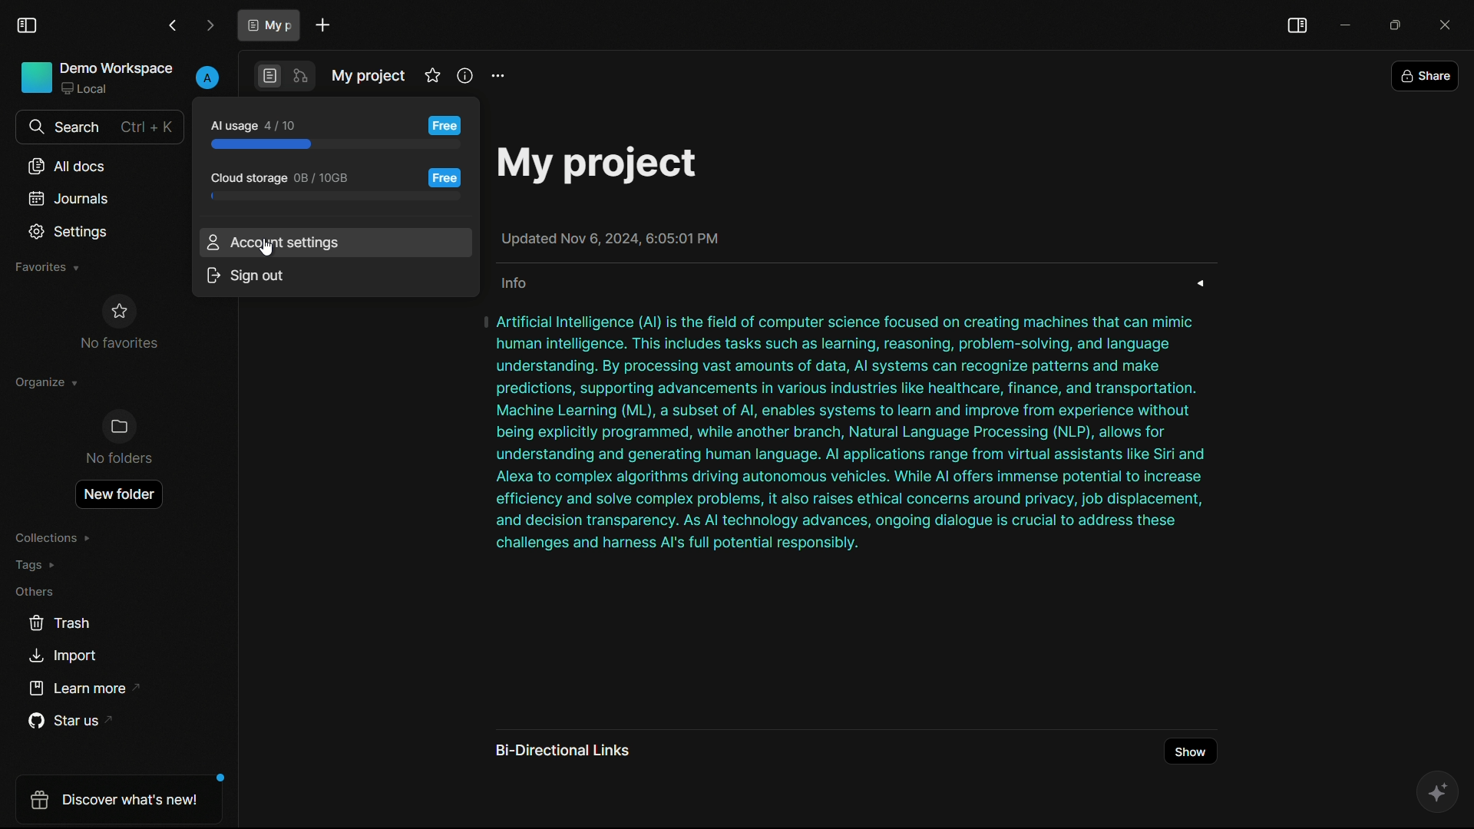  What do you see at coordinates (251, 127) in the screenshot?
I see `ai usage 4/10` at bounding box center [251, 127].